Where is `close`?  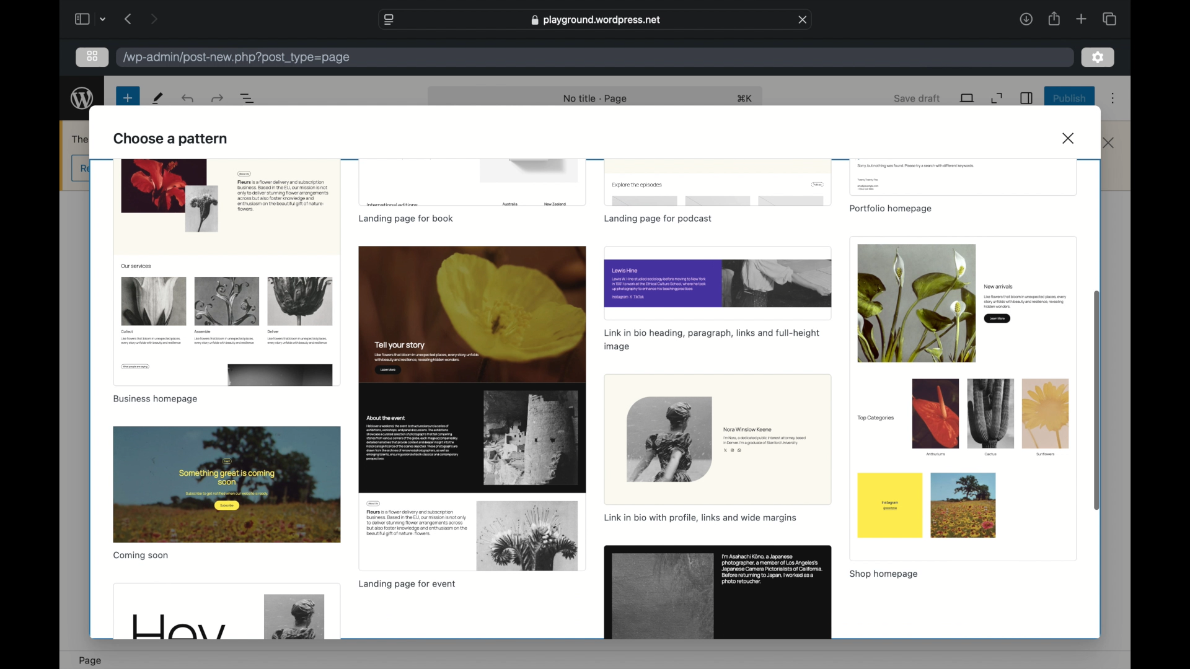
close is located at coordinates (803, 19).